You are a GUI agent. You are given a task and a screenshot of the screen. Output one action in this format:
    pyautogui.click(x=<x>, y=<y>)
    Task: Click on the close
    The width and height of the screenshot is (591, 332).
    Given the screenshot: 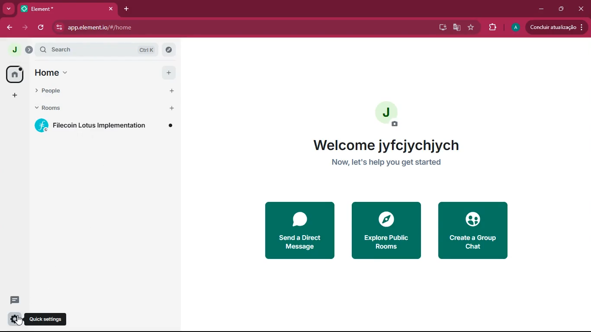 What is the action you would take?
    pyautogui.click(x=580, y=8)
    